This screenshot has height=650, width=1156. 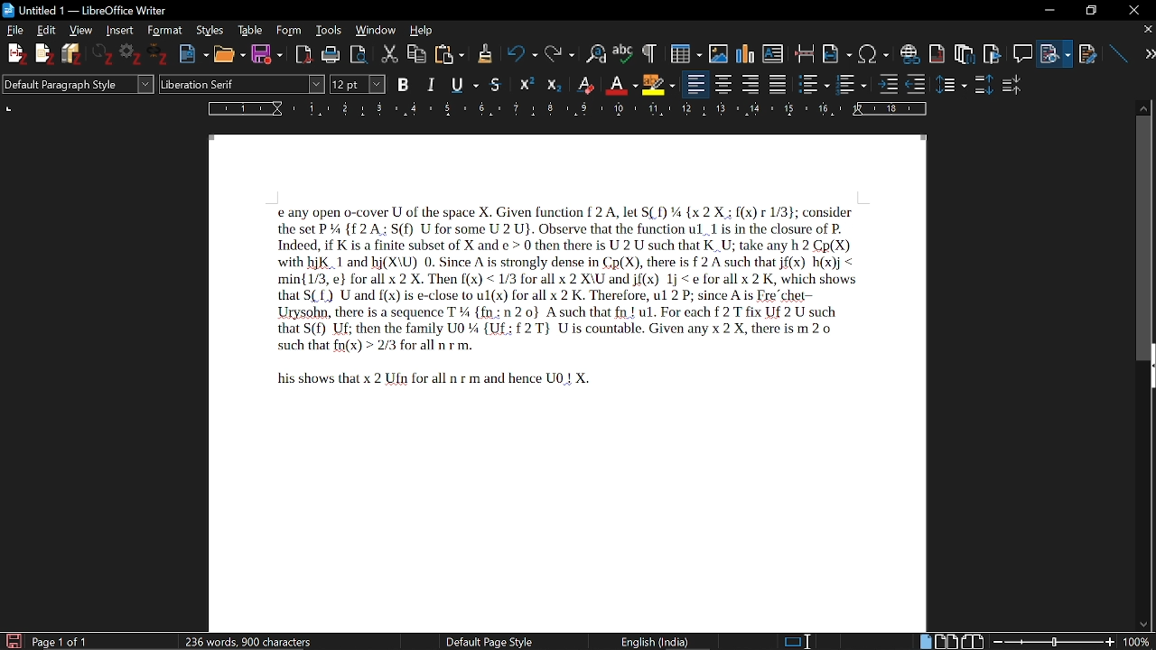 What do you see at coordinates (489, 641) in the screenshot?
I see `Default Page Style` at bounding box center [489, 641].